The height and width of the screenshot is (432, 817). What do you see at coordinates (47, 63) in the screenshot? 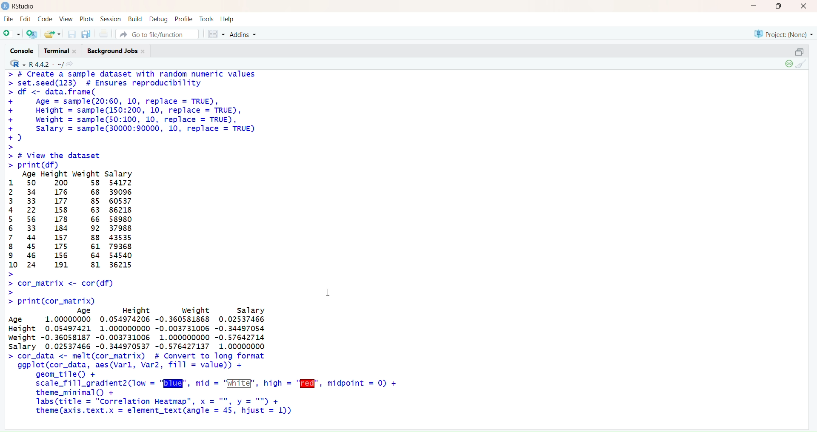
I see `R442/ ~/` at bounding box center [47, 63].